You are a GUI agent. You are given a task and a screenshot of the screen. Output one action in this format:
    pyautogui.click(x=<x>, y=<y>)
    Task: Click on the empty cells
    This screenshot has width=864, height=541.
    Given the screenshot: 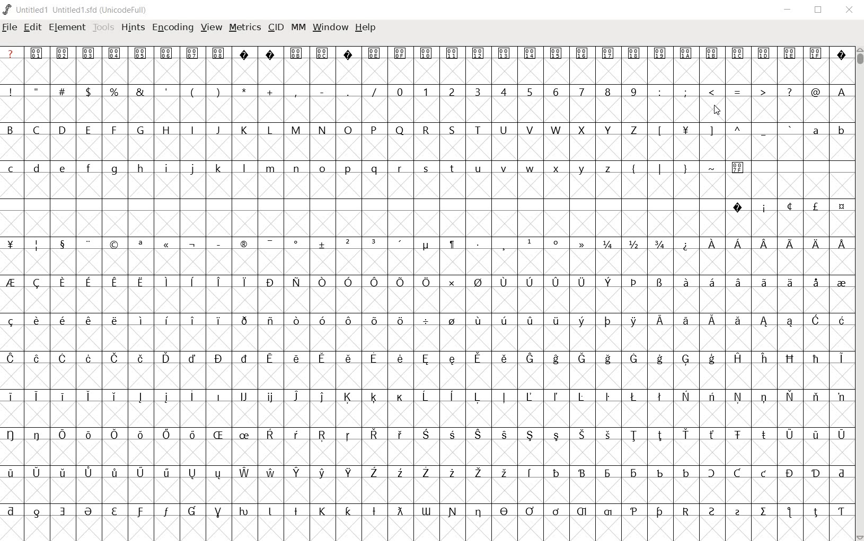 What is the action you would take?
    pyautogui.click(x=425, y=527)
    